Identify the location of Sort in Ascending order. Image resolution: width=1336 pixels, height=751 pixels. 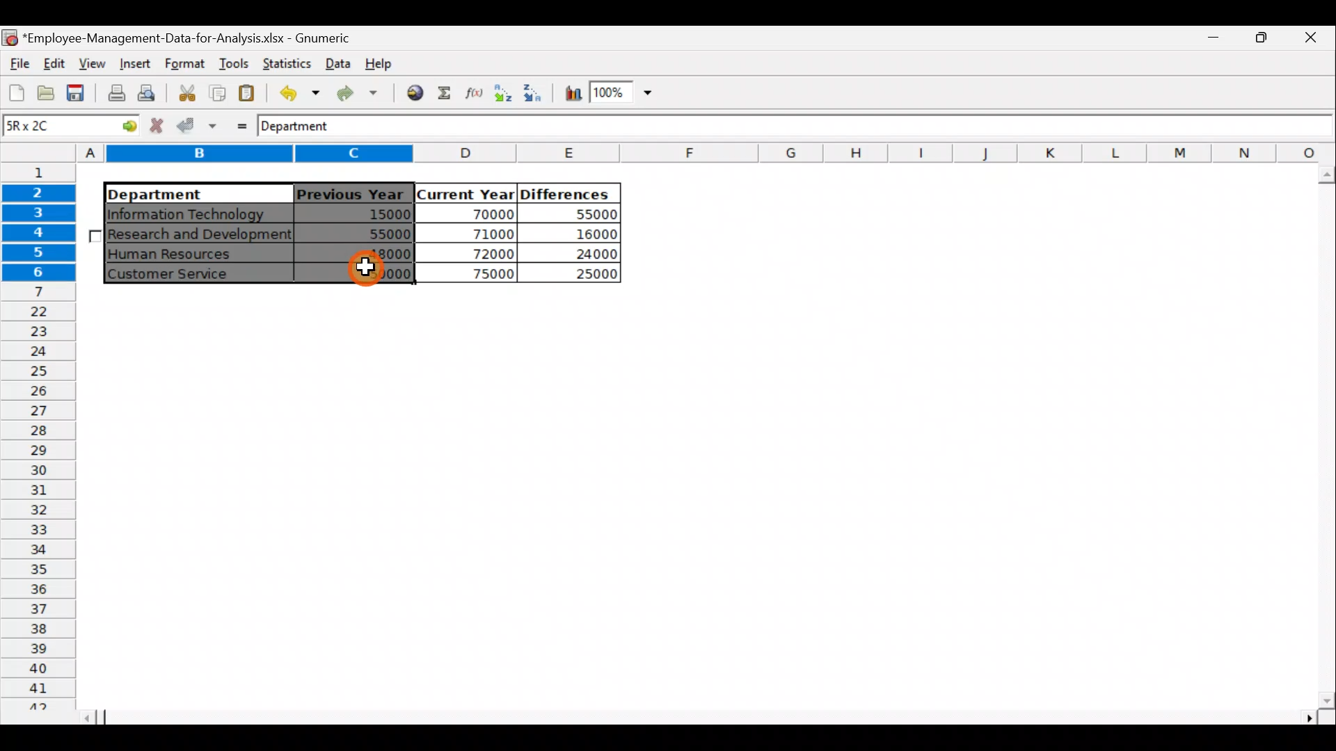
(502, 92).